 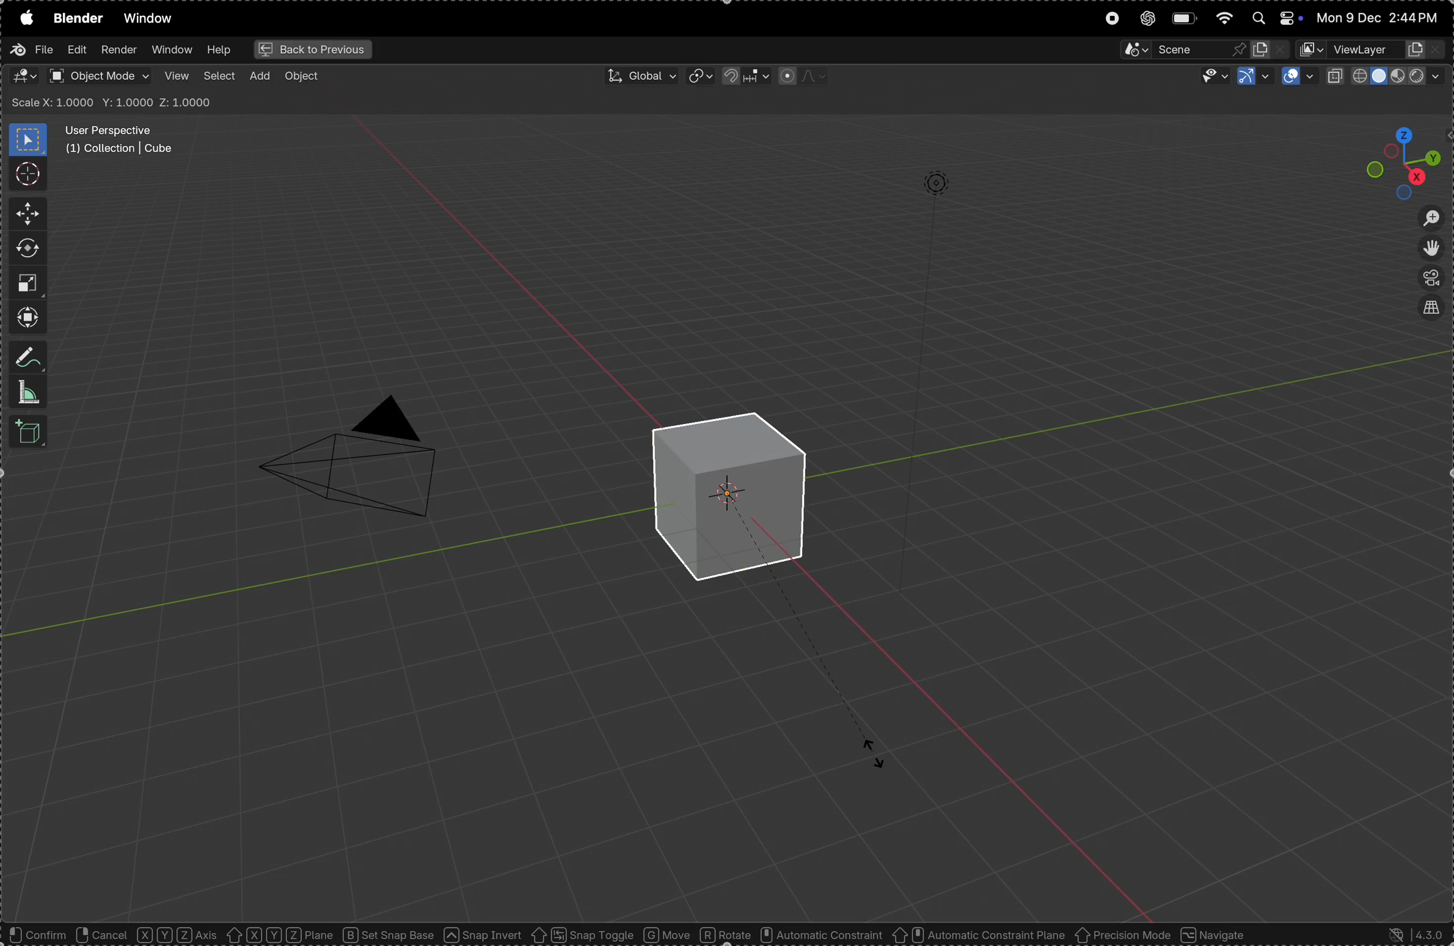 I want to click on Scale X Y Z, so click(x=113, y=101).